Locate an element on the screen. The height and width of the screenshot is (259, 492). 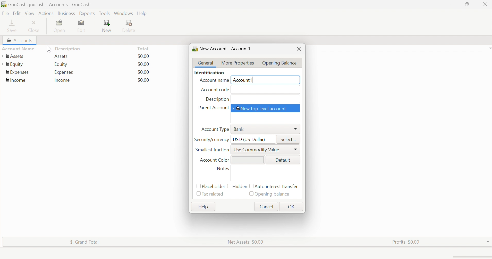
Opening balance is located at coordinates (274, 195).